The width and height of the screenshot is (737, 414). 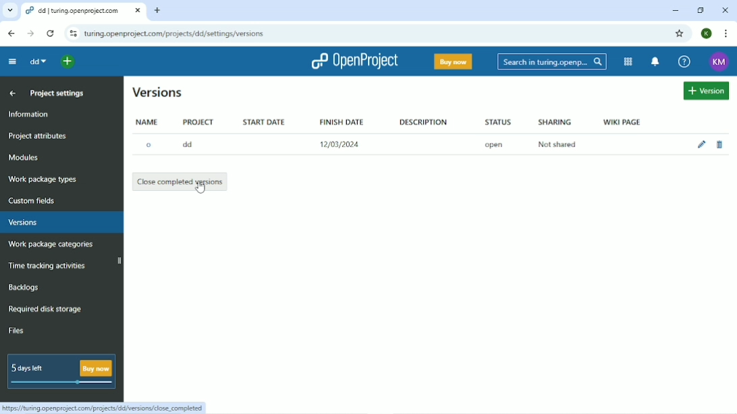 What do you see at coordinates (148, 121) in the screenshot?
I see `Name` at bounding box center [148, 121].